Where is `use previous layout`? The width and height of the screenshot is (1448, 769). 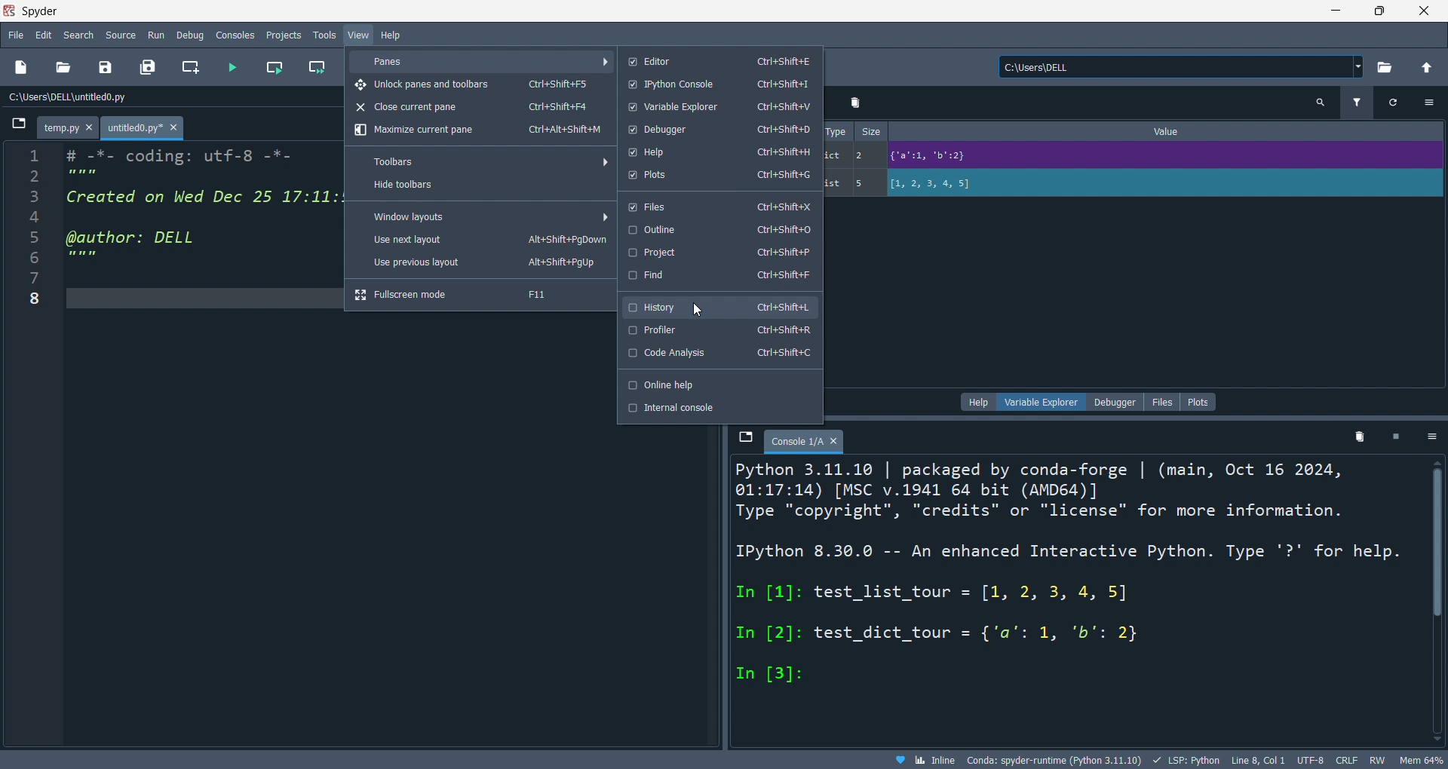 use previous layout is located at coordinates (481, 265).